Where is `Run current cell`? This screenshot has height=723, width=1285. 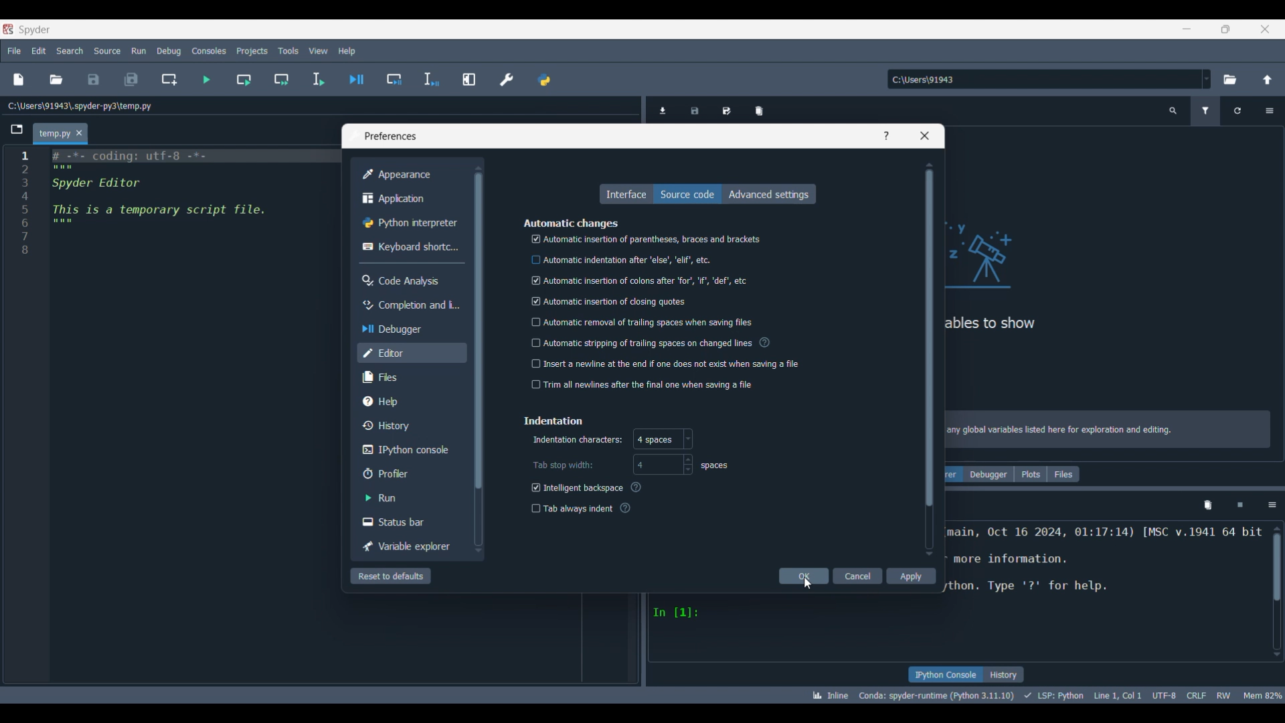
Run current cell is located at coordinates (244, 79).